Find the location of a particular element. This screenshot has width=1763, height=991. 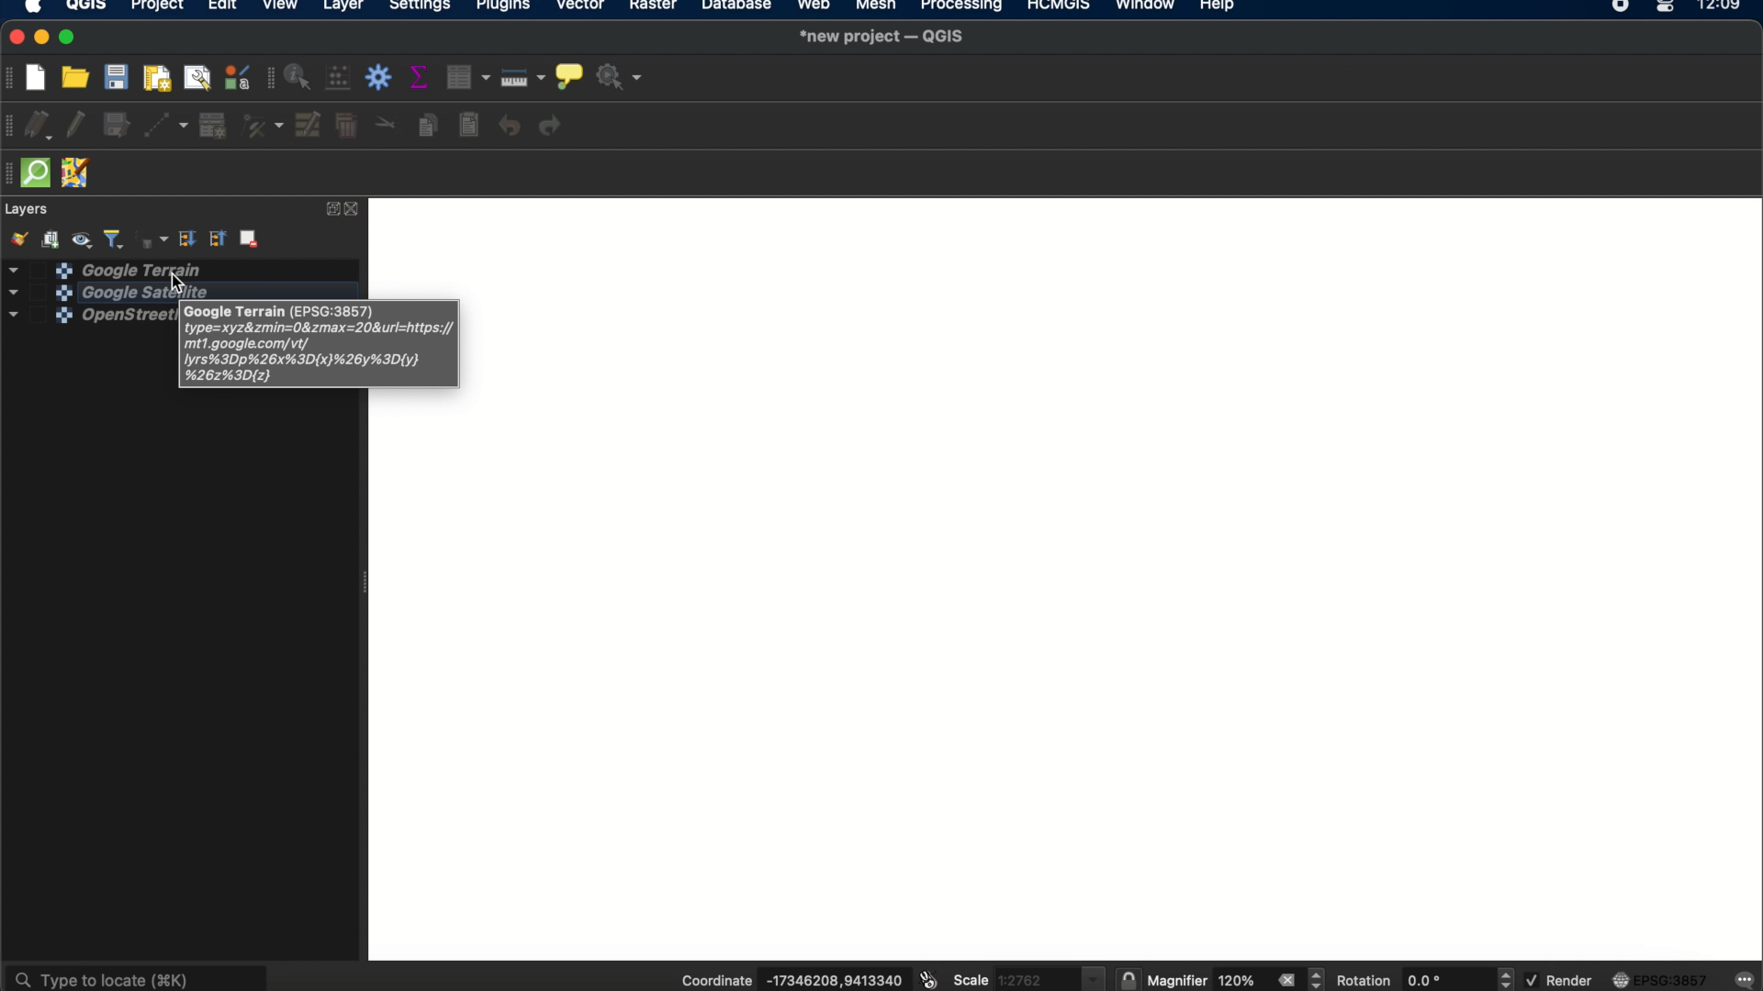

no action selected is located at coordinates (619, 78).